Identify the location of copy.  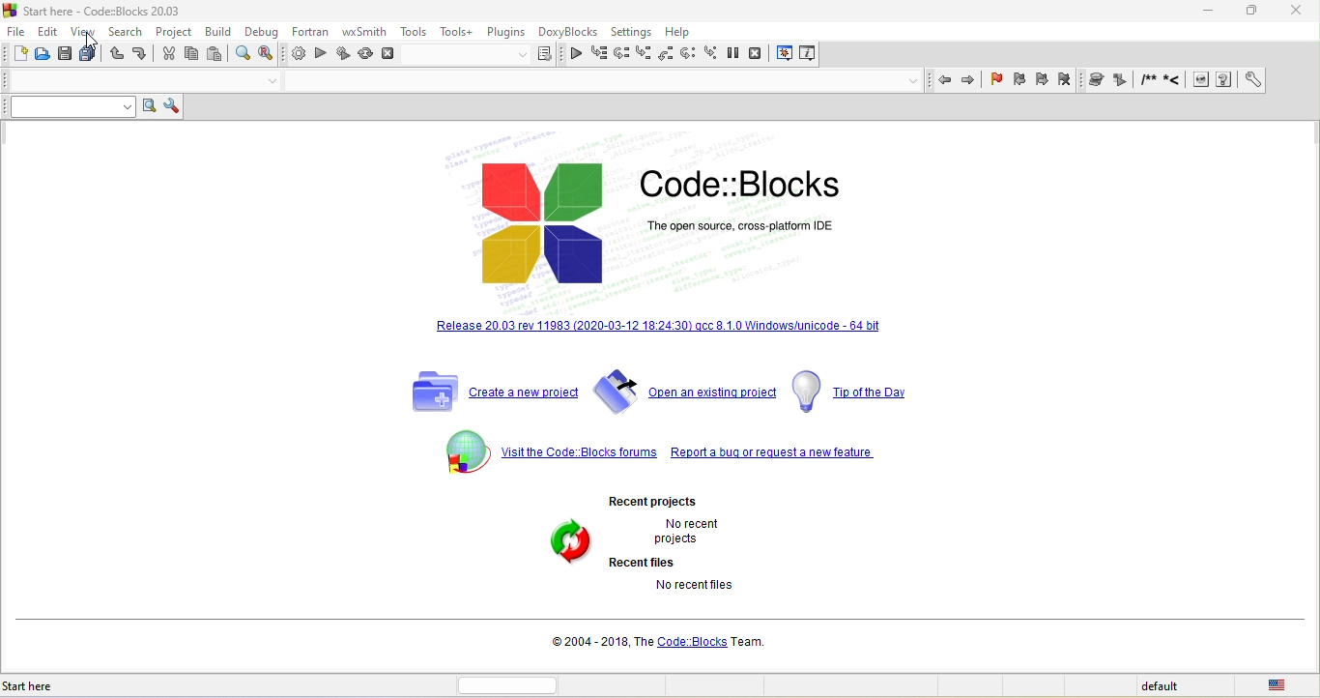
(192, 54).